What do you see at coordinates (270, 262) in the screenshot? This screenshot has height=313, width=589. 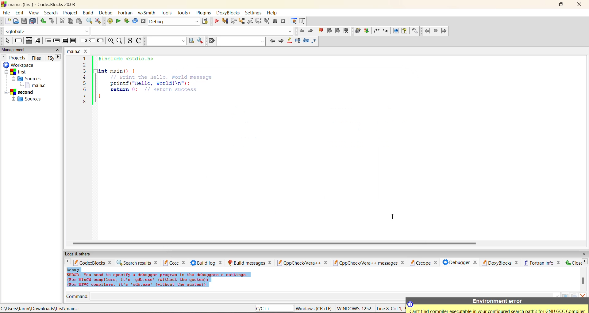 I see `close` at bounding box center [270, 262].